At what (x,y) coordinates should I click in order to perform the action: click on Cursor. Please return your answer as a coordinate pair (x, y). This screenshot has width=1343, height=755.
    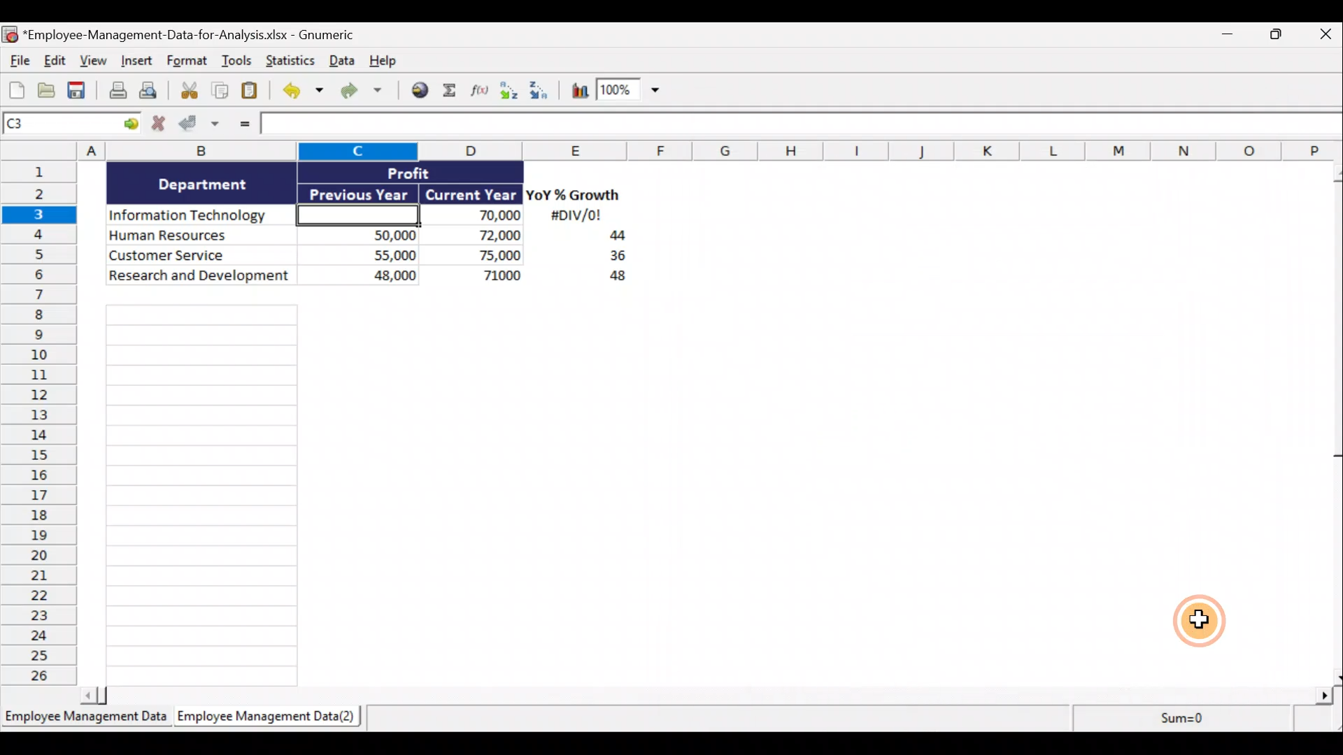
    Looking at the image, I should click on (1203, 622).